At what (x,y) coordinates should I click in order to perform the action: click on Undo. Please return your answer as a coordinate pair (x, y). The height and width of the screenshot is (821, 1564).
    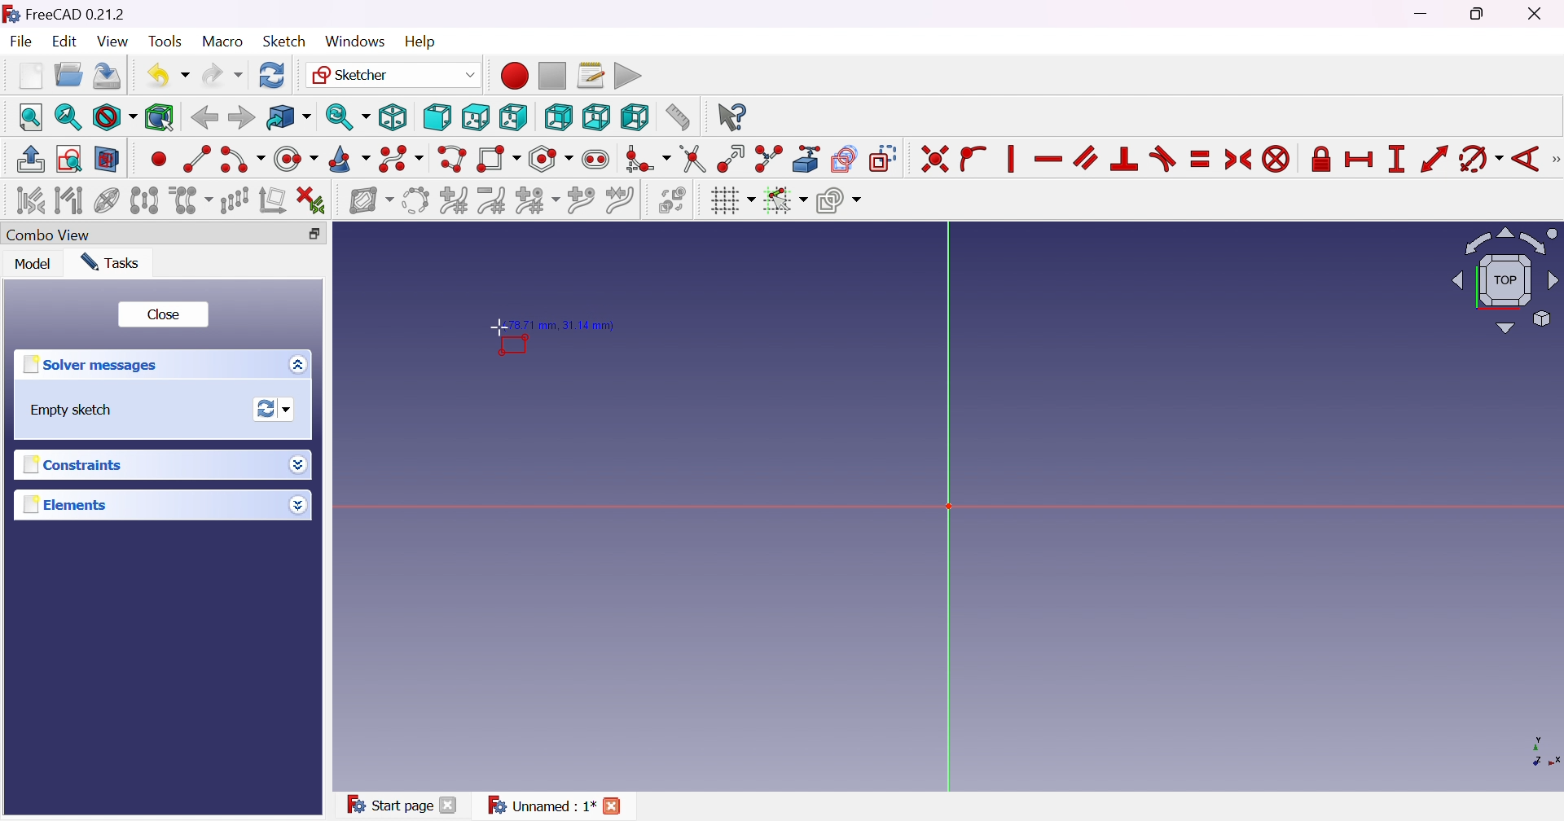
    Looking at the image, I should click on (167, 75).